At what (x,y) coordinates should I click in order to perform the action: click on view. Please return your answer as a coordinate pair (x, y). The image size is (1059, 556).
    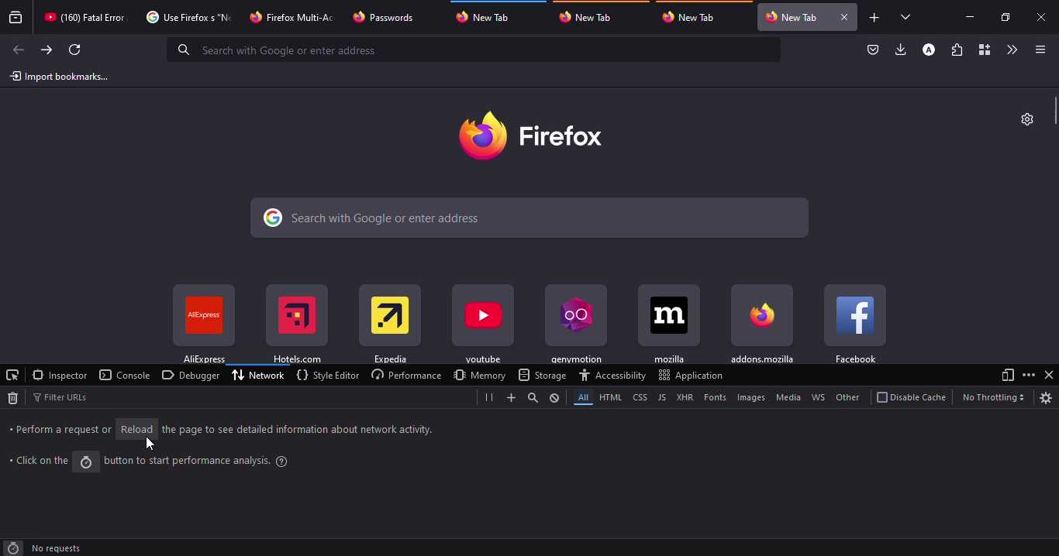
    Looking at the image, I should click on (1006, 375).